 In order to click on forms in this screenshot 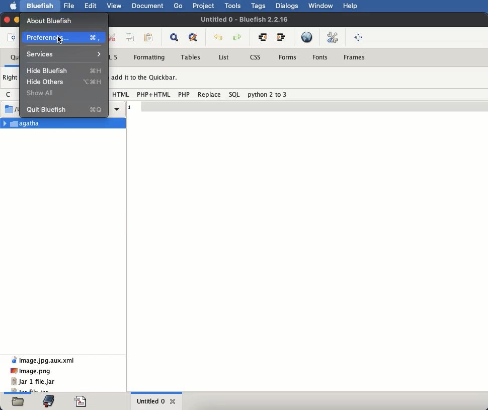, I will do `click(288, 56)`.